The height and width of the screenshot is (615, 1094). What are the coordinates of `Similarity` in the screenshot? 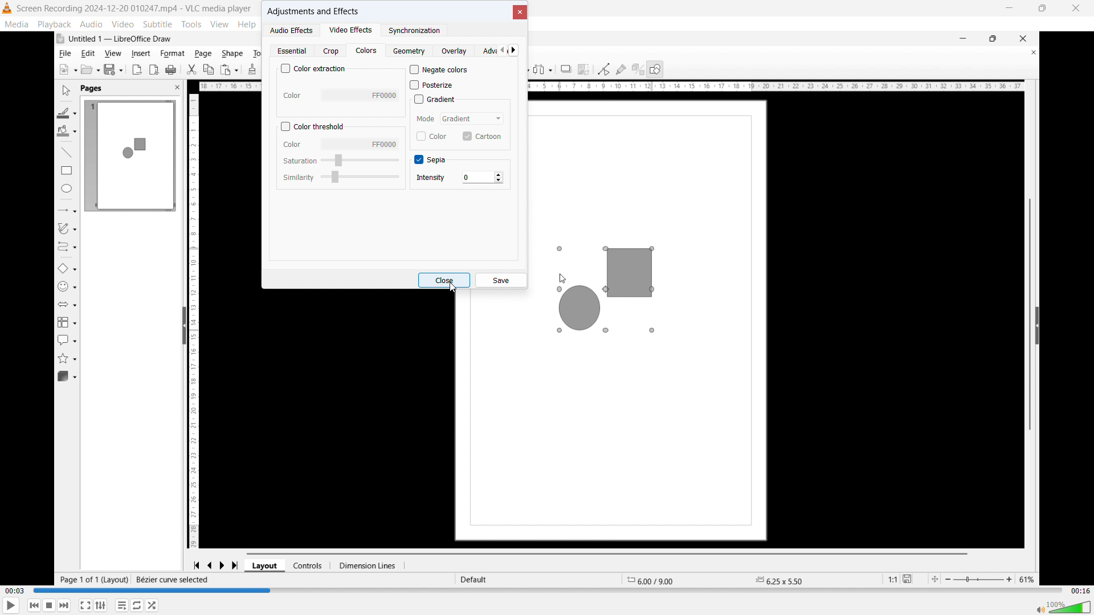 It's located at (299, 178).